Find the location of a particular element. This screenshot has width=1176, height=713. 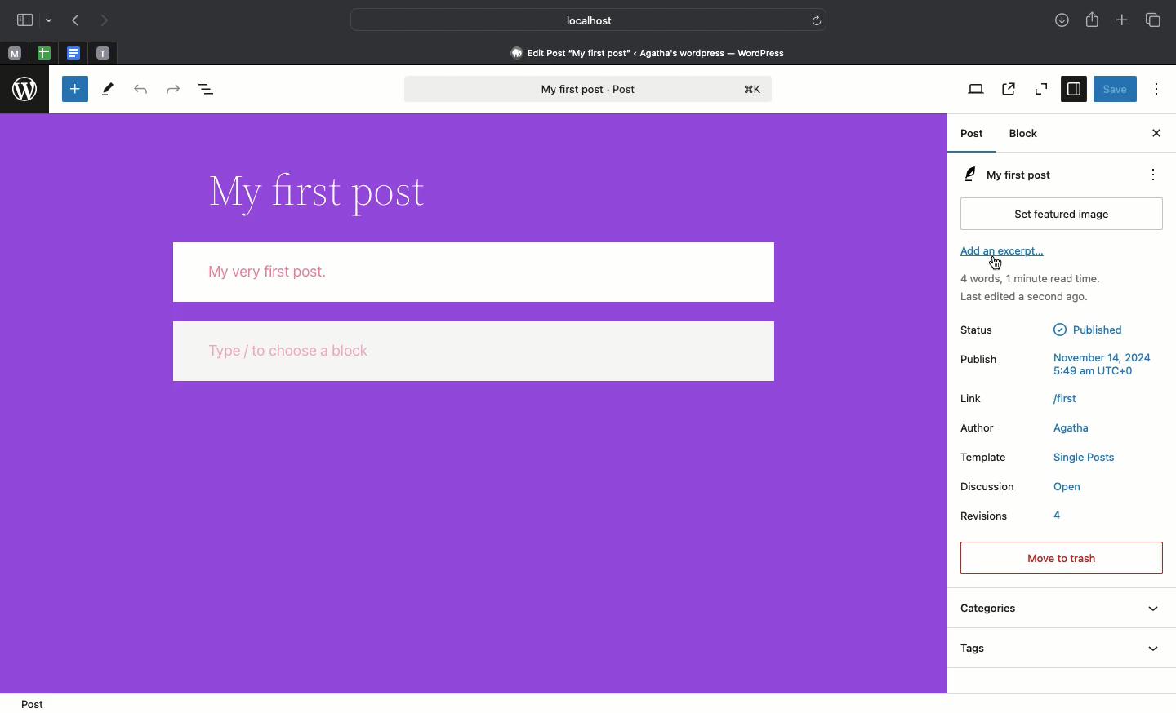

Add new tab is located at coordinates (1121, 21).